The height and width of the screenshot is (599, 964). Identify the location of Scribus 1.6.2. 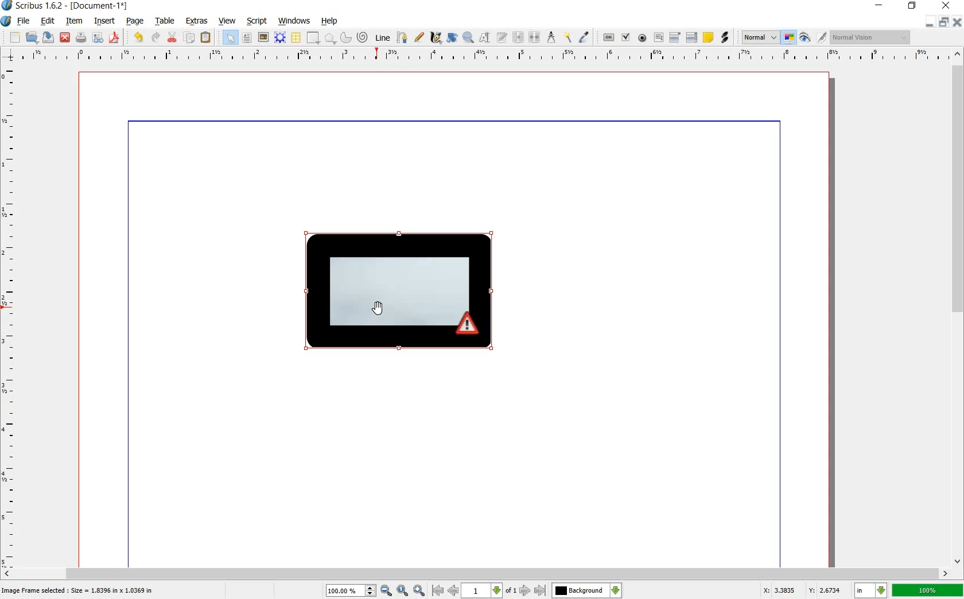
(33, 6).